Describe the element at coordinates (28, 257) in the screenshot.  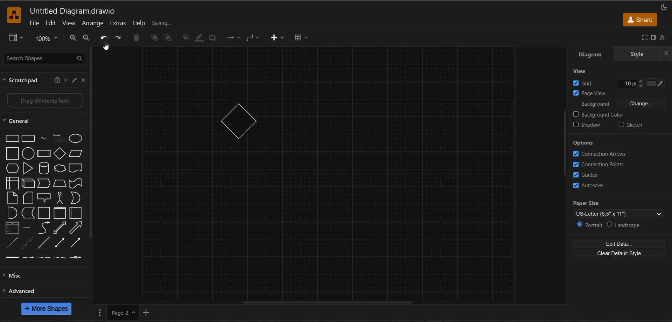
I see `Connector with Label` at that location.